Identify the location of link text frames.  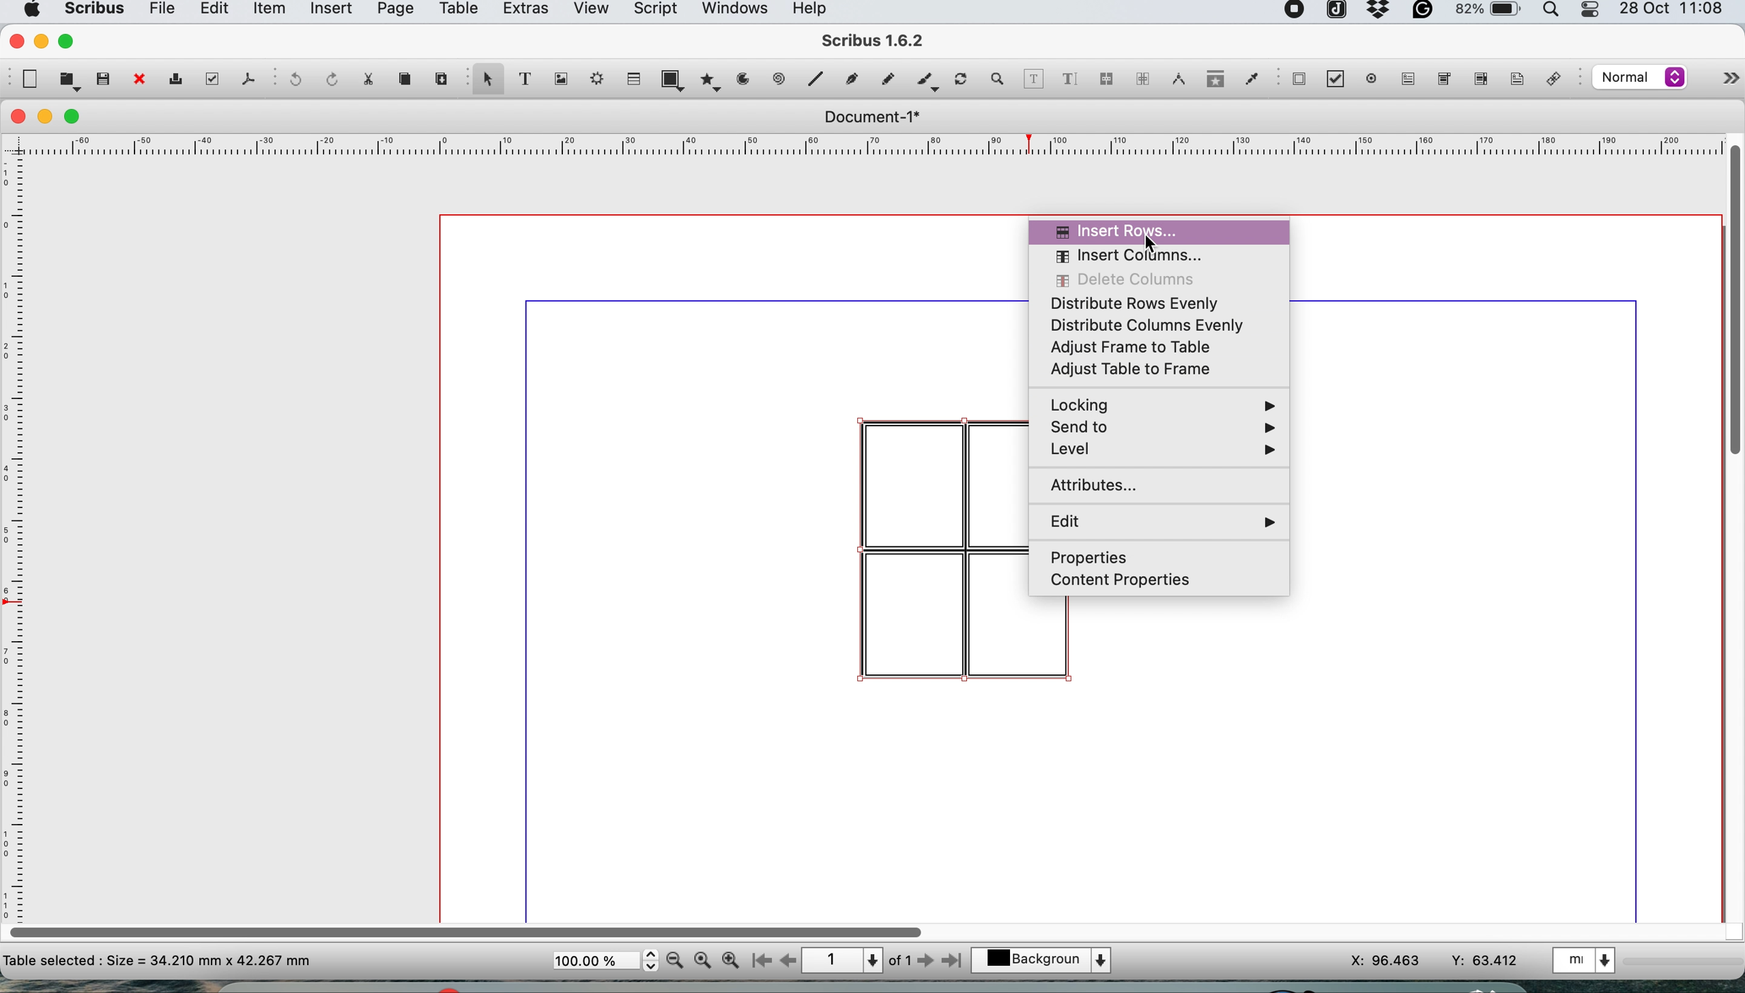
(1106, 81).